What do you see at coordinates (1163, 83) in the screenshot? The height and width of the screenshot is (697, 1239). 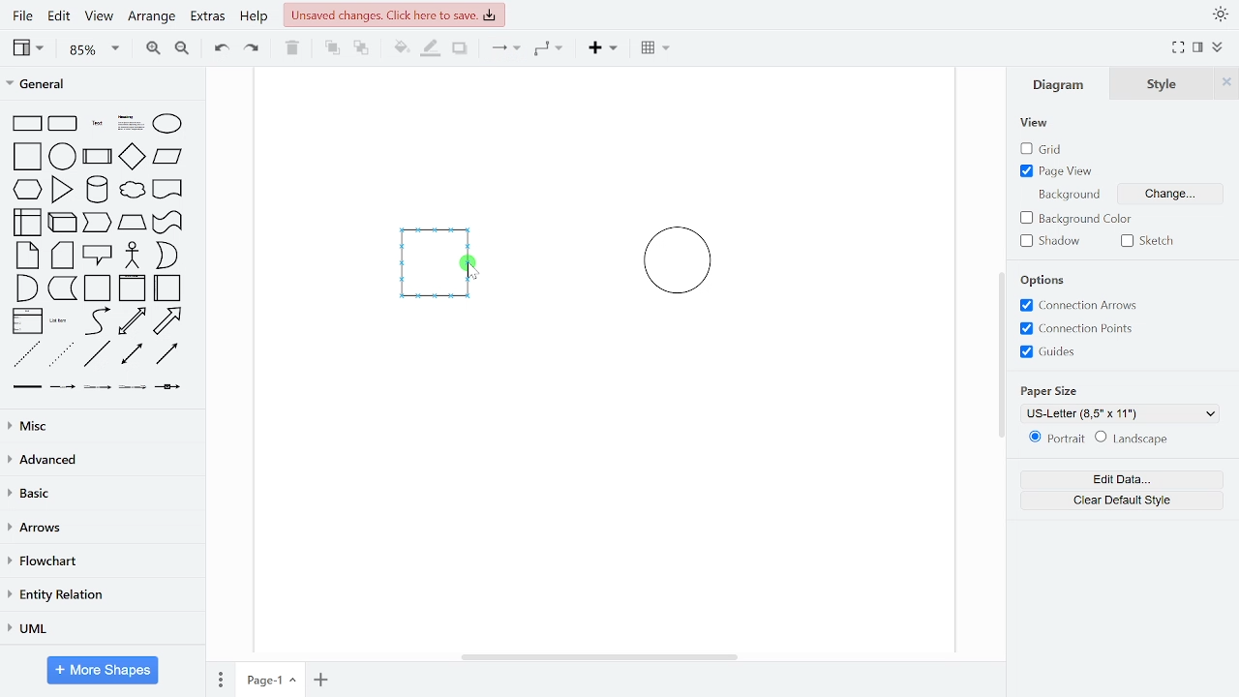 I see `style` at bounding box center [1163, 83].